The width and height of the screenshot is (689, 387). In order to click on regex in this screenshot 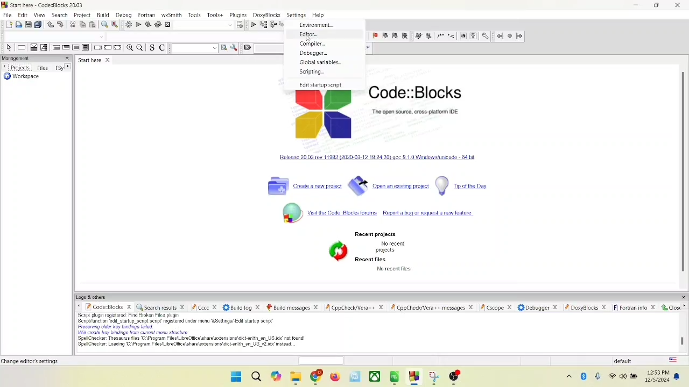, I will do `click(369, 48)`.